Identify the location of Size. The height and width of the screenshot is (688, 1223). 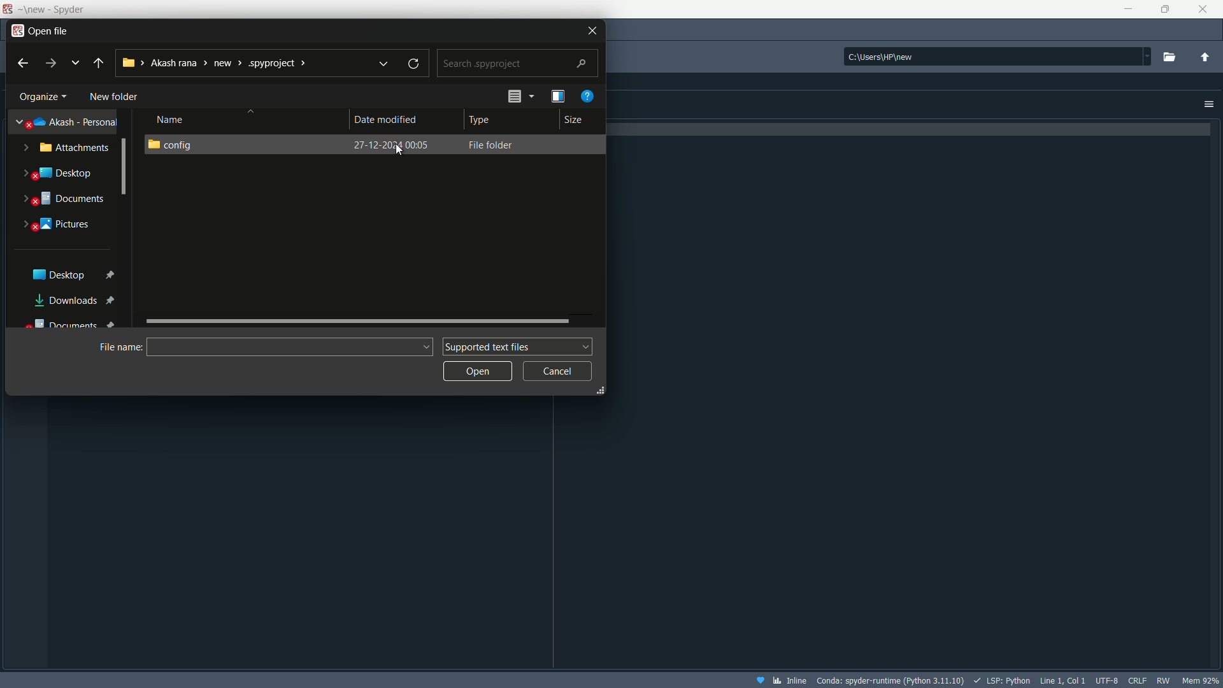
(575, 121).